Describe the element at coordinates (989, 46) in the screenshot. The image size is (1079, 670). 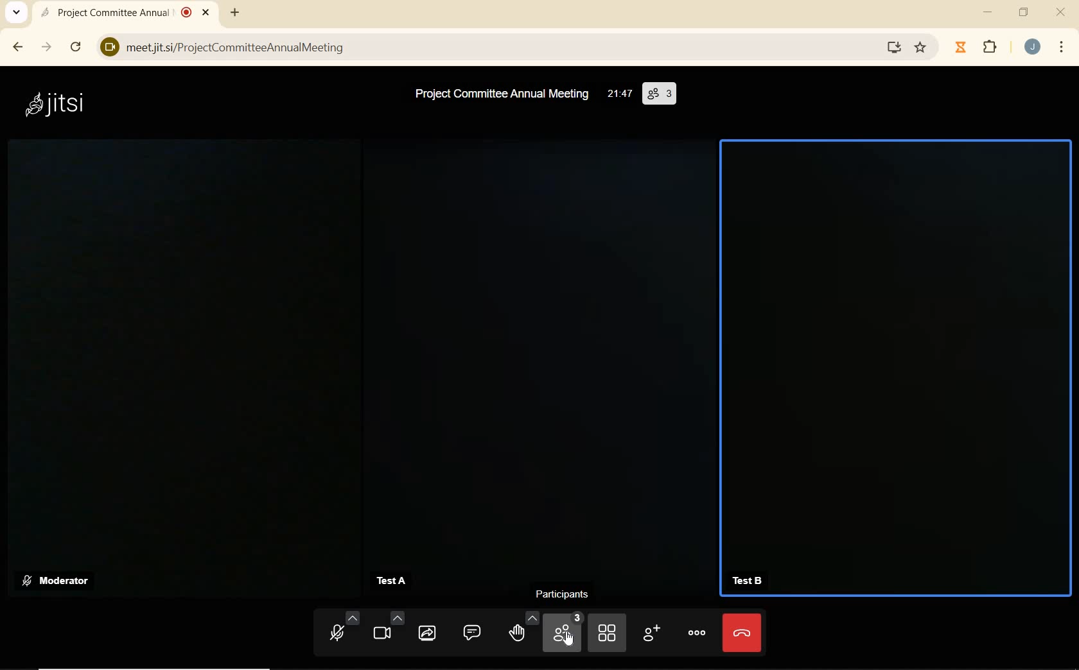
I see `EXTENSION` at that location.